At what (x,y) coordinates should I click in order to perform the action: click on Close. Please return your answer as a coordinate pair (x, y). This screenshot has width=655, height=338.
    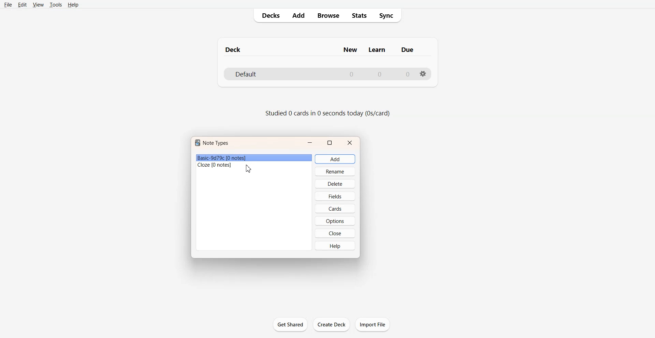
    Looking at the image, I should click on (350, 143).